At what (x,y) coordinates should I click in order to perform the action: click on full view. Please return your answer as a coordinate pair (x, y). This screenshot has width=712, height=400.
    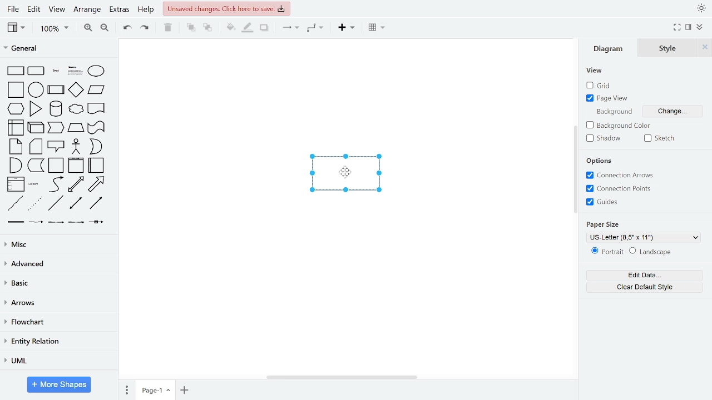
    Looking at the image, I should click on (677, 28).